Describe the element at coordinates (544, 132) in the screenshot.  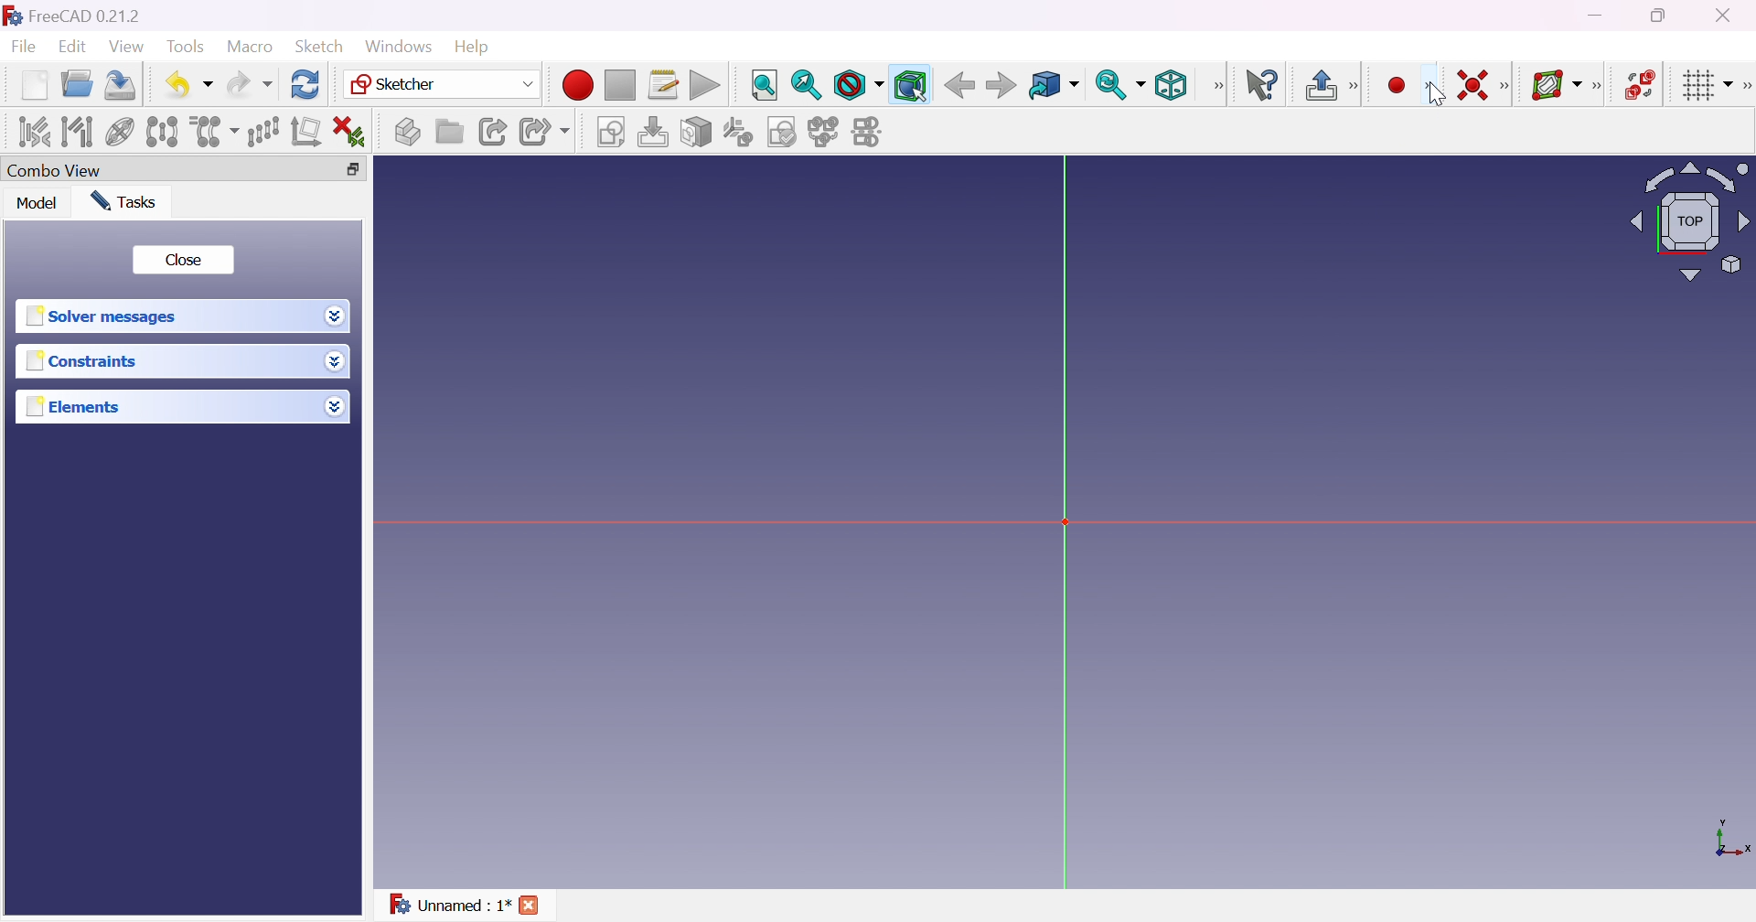
I see `Make sub-link` at that location.